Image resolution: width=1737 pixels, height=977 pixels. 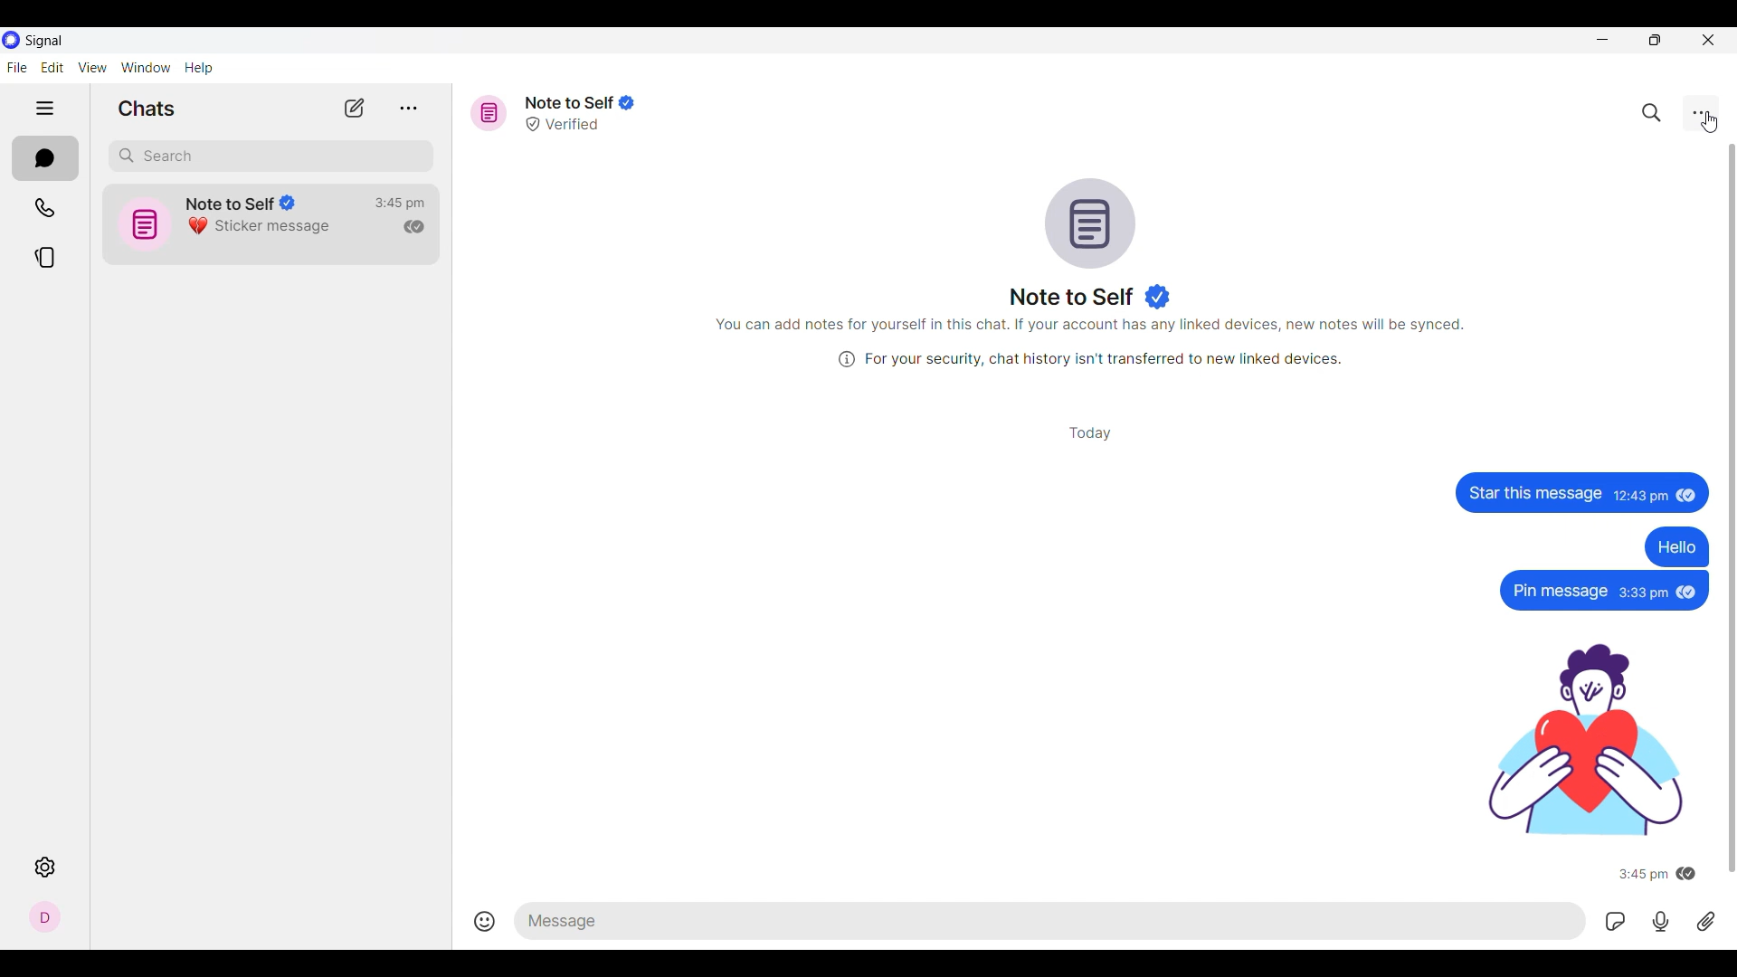 What do you see at coordinates (1702, 112) in the screenshot?
I see `Chat settings` at bounding box center [1702, 112].